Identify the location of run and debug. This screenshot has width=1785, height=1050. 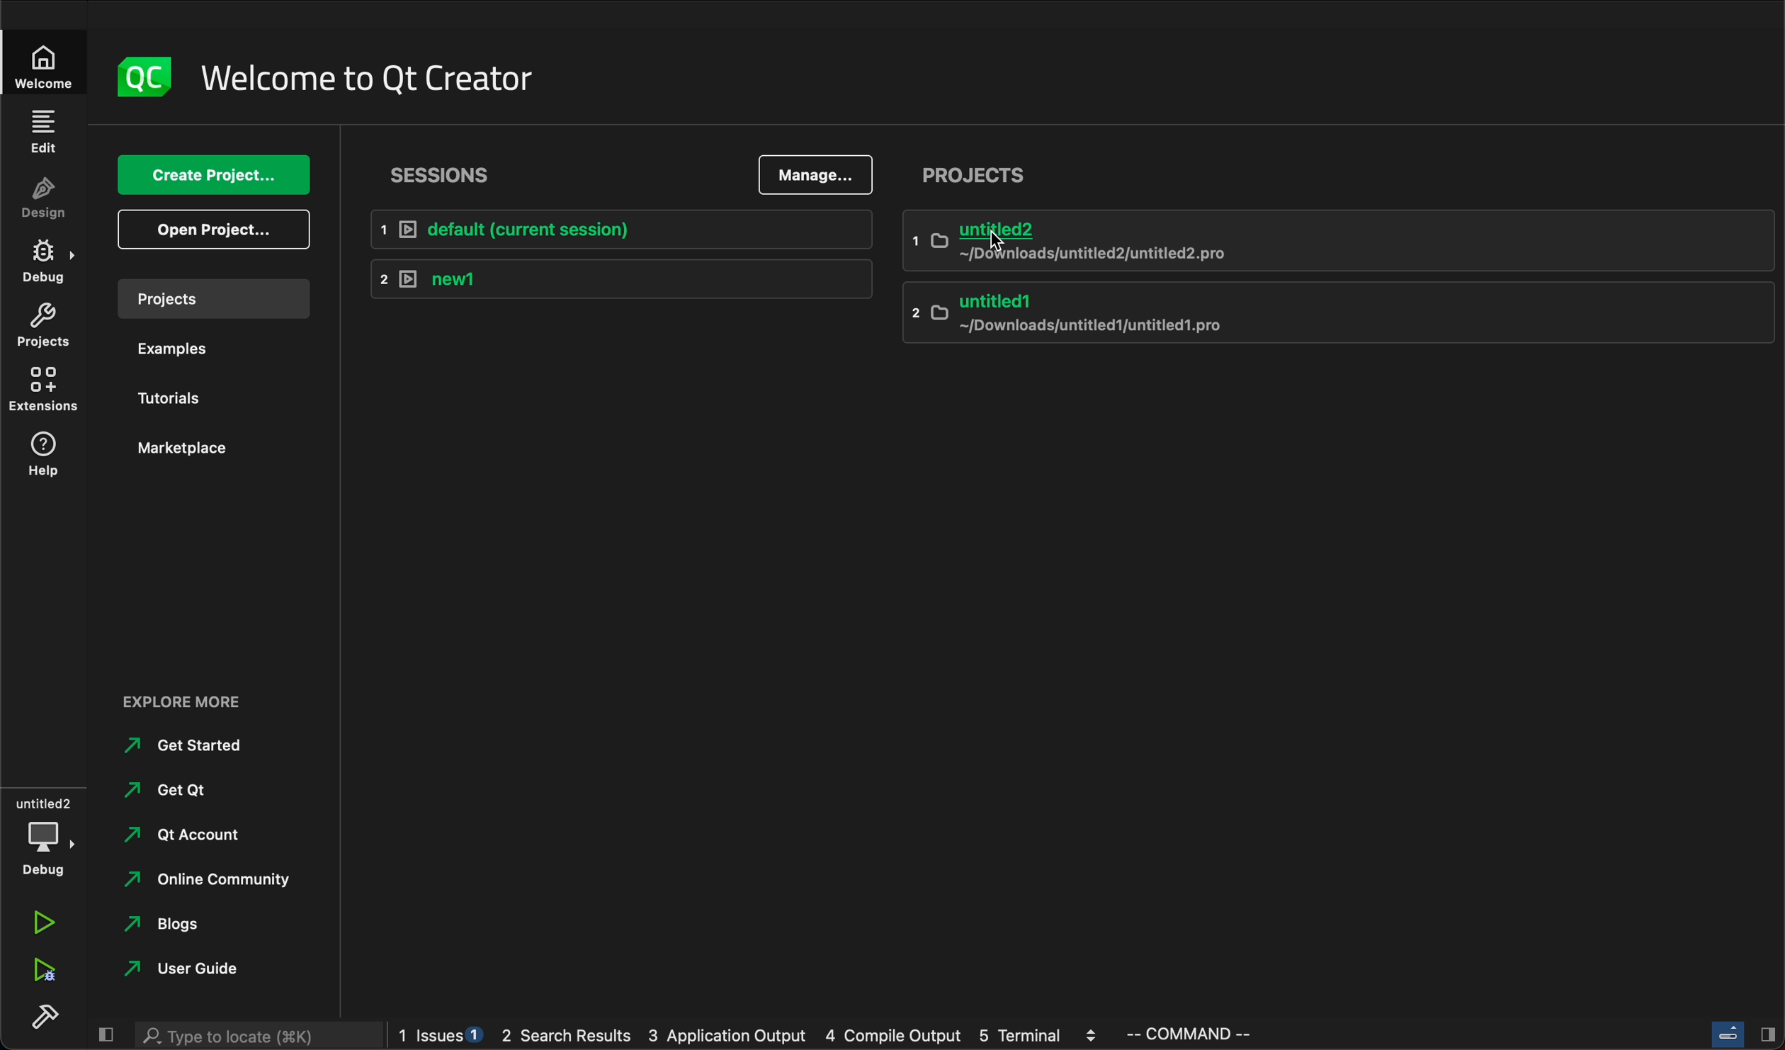
(42, 973).